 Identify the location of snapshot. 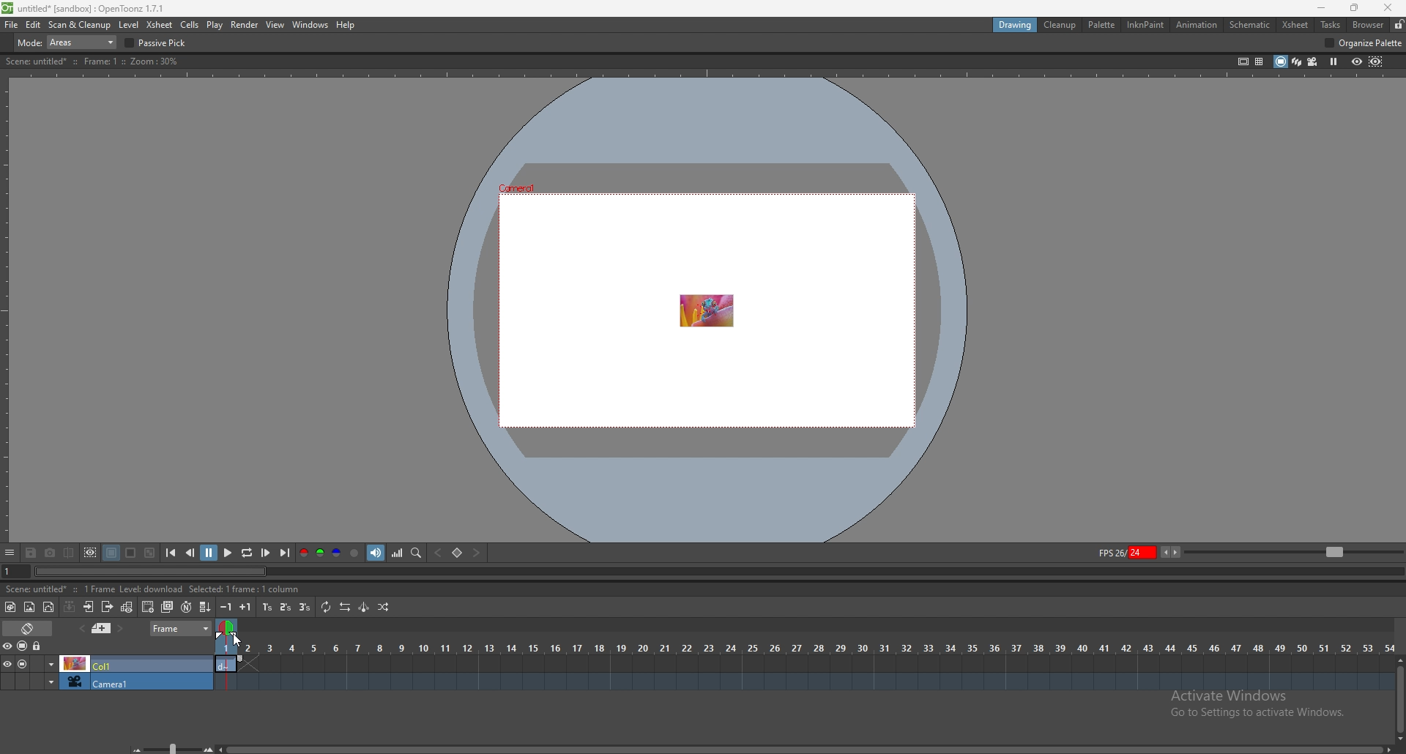
(51, 553).